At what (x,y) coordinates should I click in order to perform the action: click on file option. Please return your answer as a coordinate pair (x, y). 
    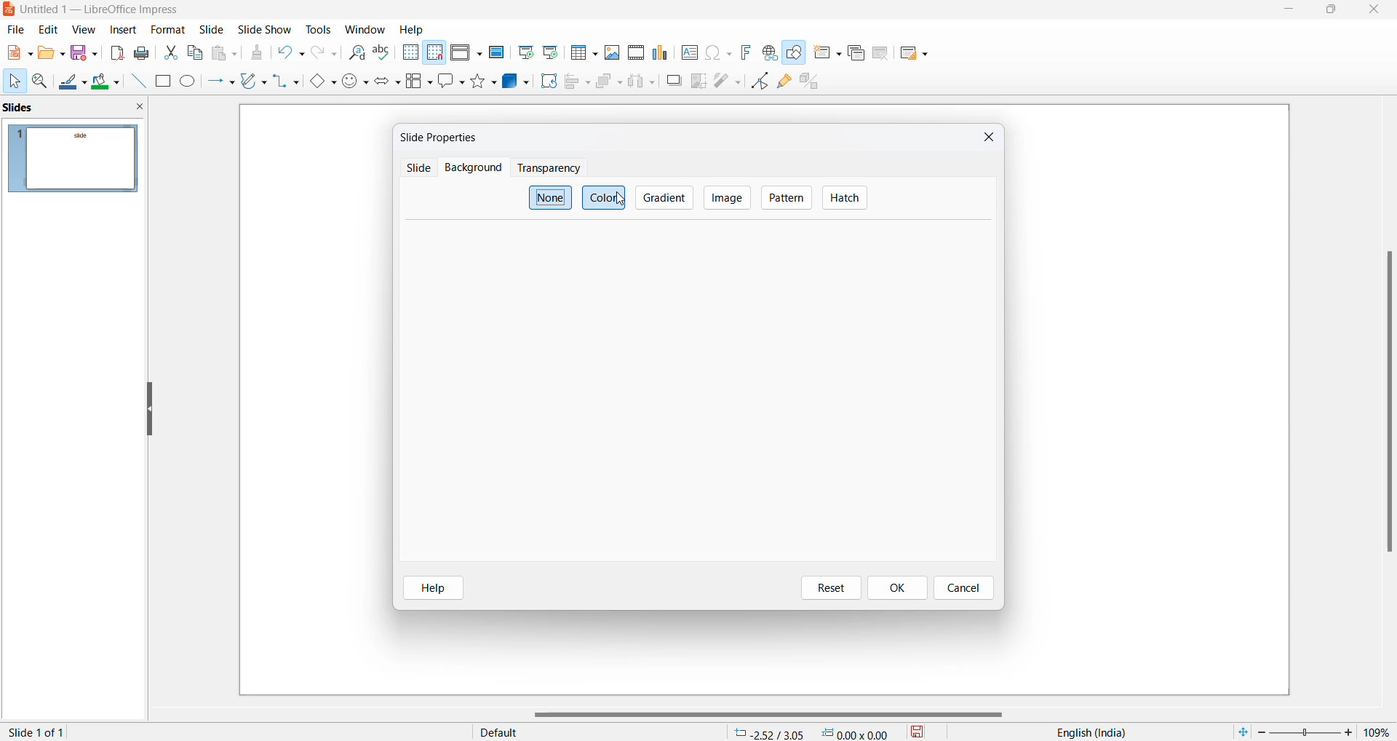
    Looking at the image, I should click on (52, 54).